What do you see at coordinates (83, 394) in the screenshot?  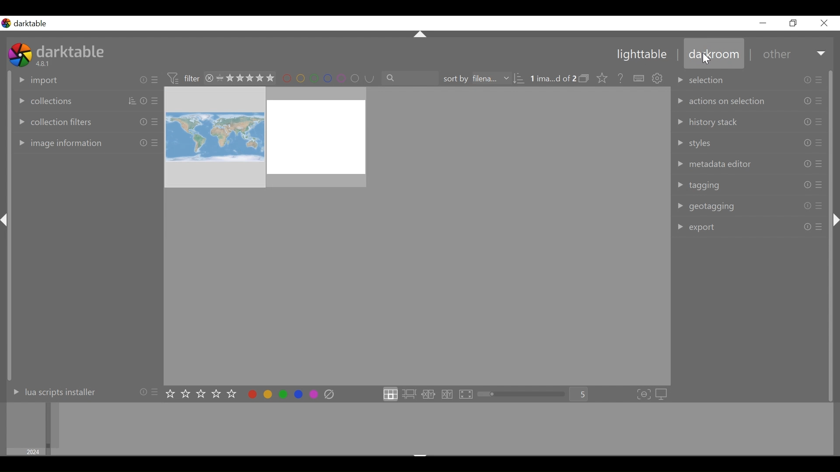 I see `Lua scripts installer` at bounding box center [83, 394].